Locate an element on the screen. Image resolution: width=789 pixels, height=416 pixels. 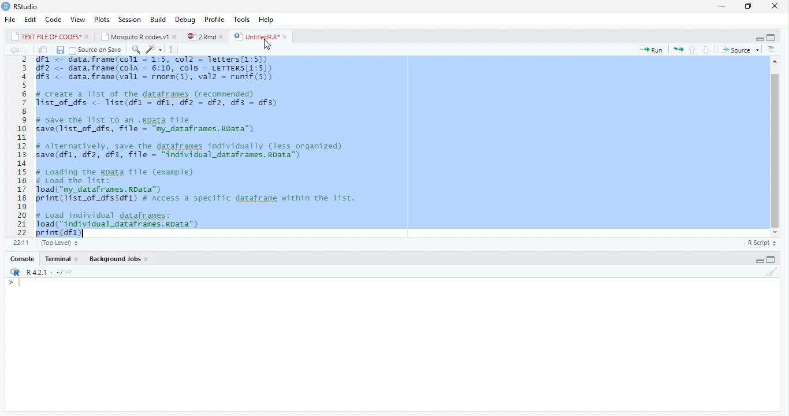
Full Height is located at coordinates (773, 37).